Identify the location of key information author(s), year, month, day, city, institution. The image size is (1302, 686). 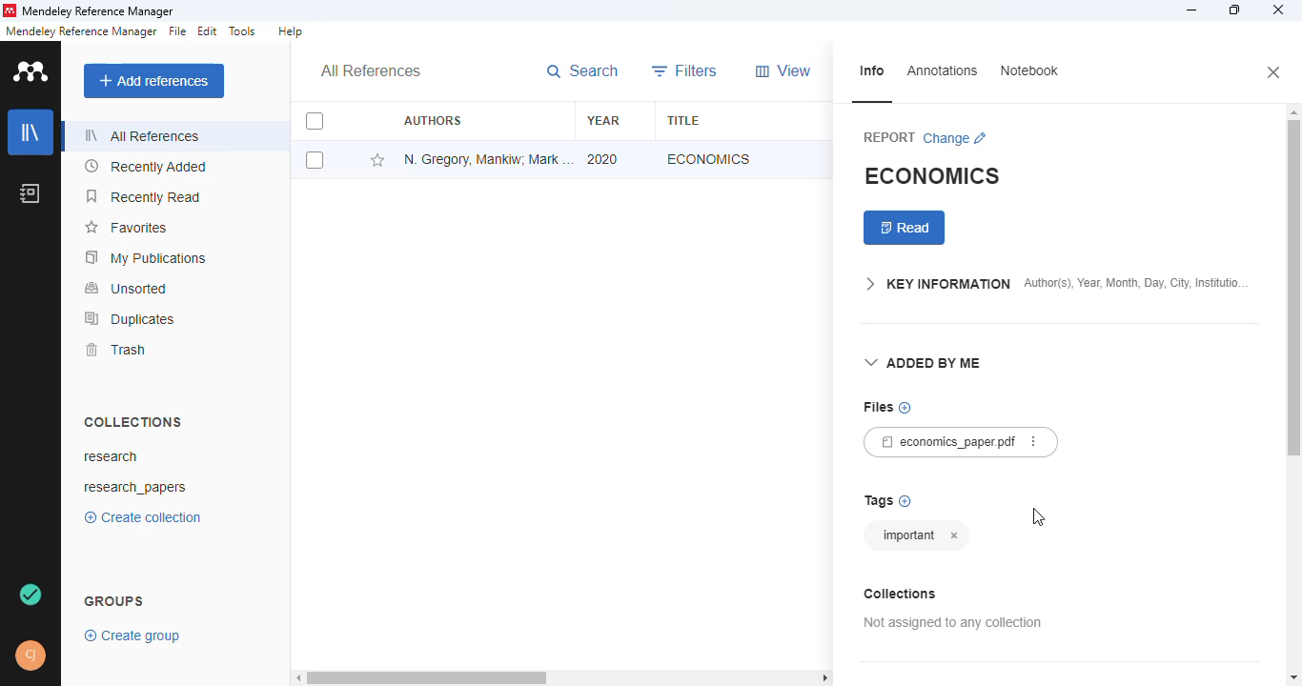
(1056, 286).